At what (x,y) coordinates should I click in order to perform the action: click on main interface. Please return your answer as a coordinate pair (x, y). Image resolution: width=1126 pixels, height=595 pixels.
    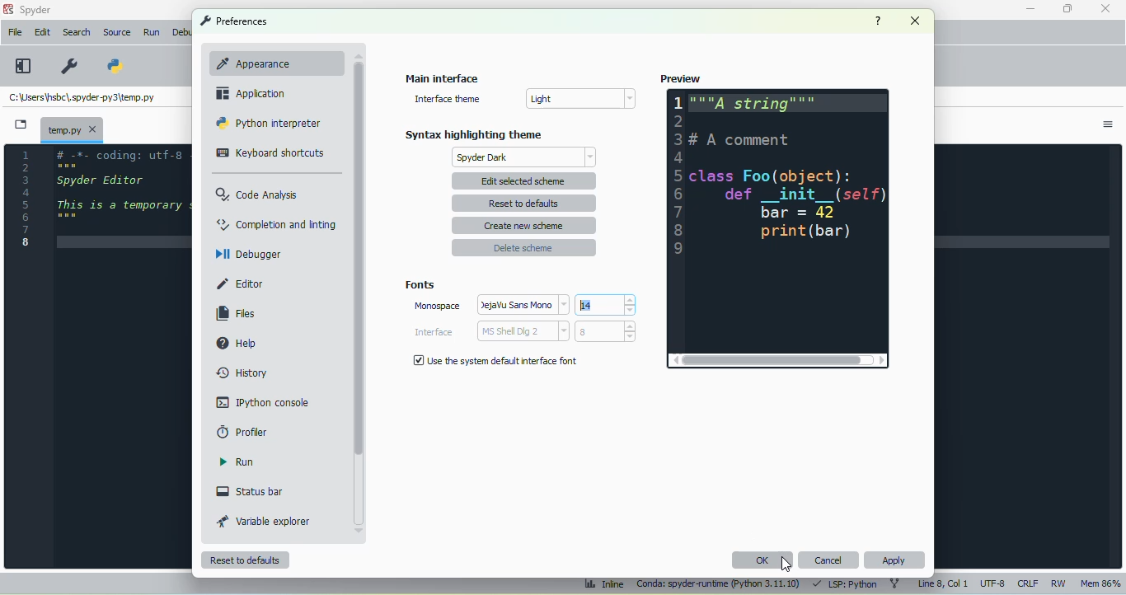
    Looking at the image, I should click on (443, 77).